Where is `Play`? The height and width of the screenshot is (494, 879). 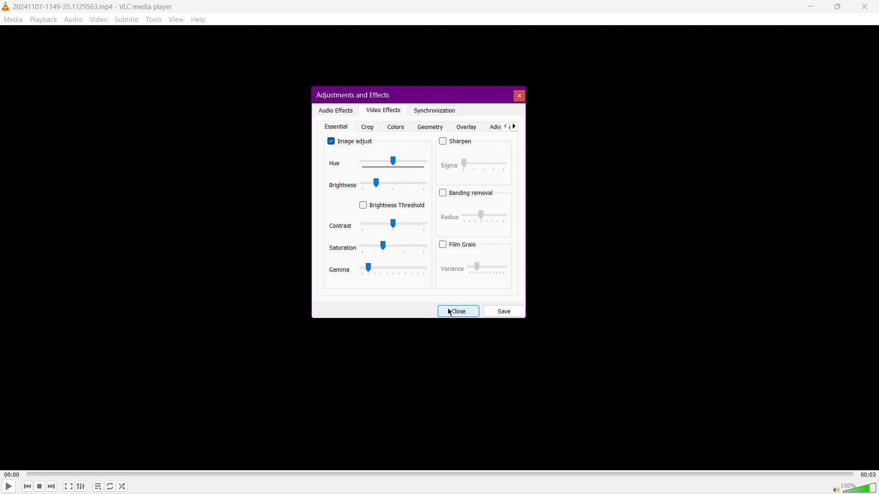
Play is located at coordinates (9, 486).